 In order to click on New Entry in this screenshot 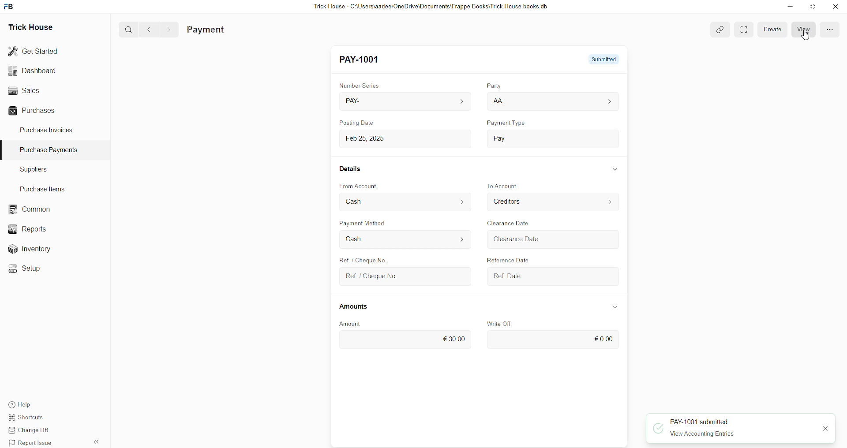, I will do `click(364, 60)`.